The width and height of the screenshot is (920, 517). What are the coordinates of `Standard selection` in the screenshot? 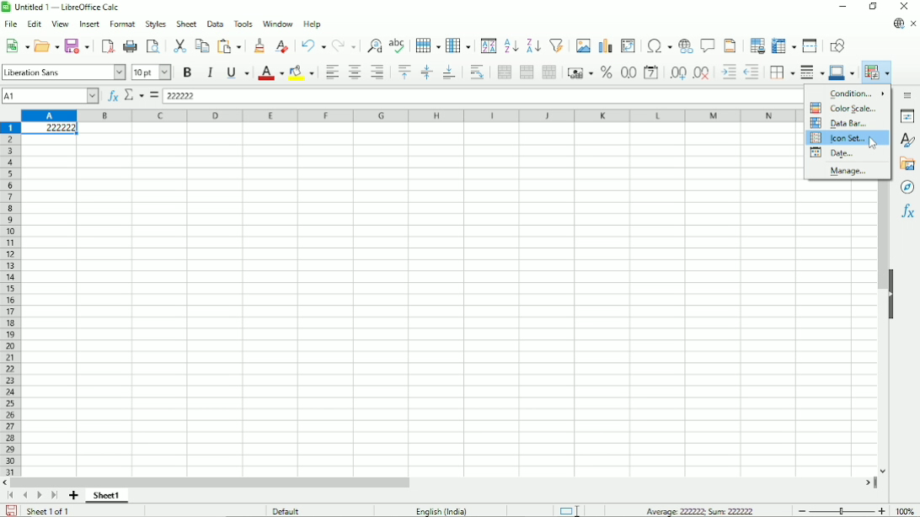 It's located at (569, 511).